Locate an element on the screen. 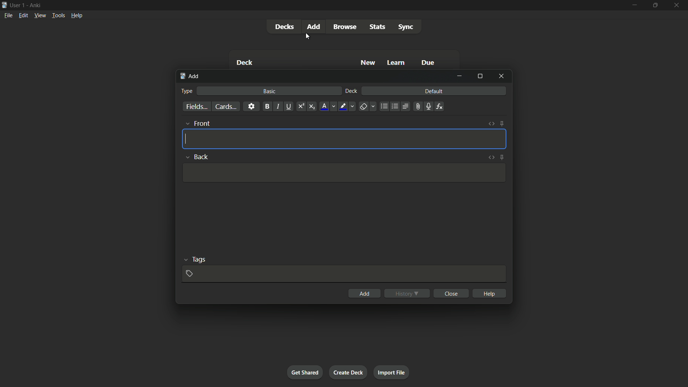 The height and width of the screenshot is (387, 688). tags is located at coordinates (199, 259).